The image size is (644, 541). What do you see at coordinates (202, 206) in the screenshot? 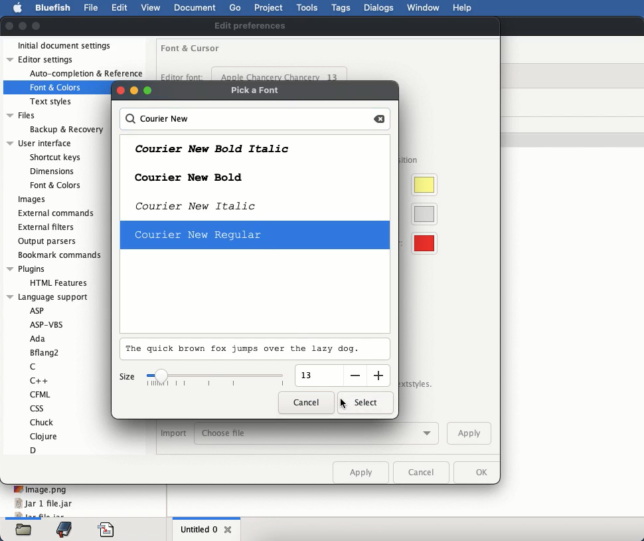
I see `courier new italic` at bounding box center [202, 206].